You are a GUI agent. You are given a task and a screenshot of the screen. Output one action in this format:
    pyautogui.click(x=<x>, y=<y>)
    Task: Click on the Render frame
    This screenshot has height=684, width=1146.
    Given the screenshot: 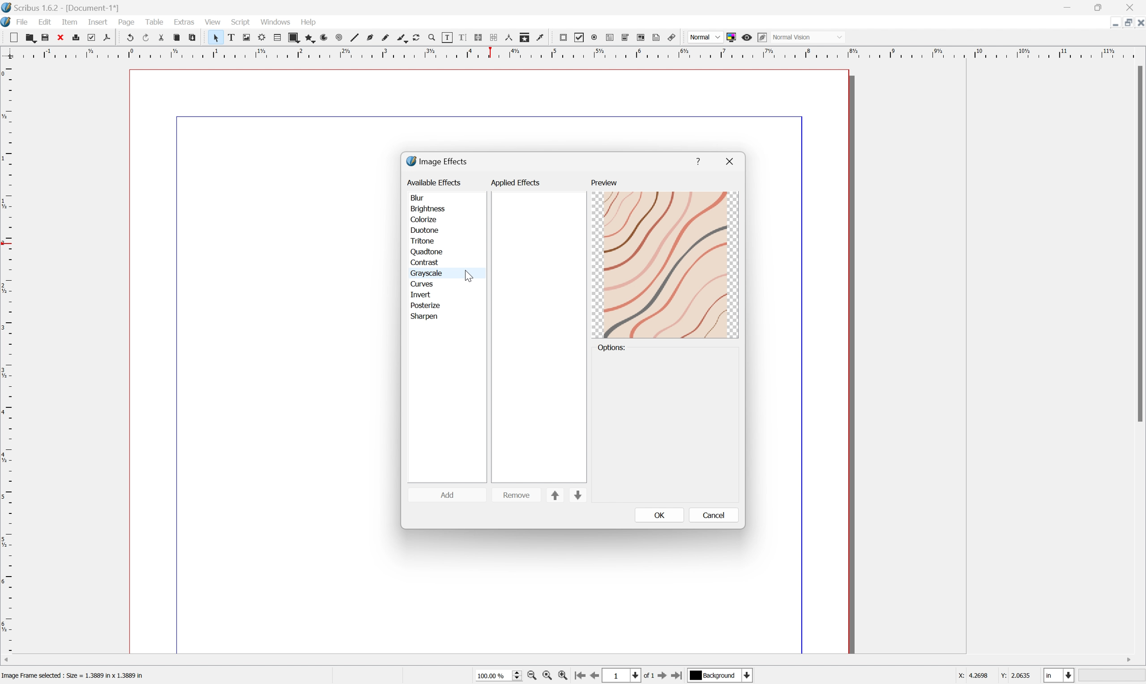 What is the action you would take?
    pyautogui.click(x=264, y=38)
    